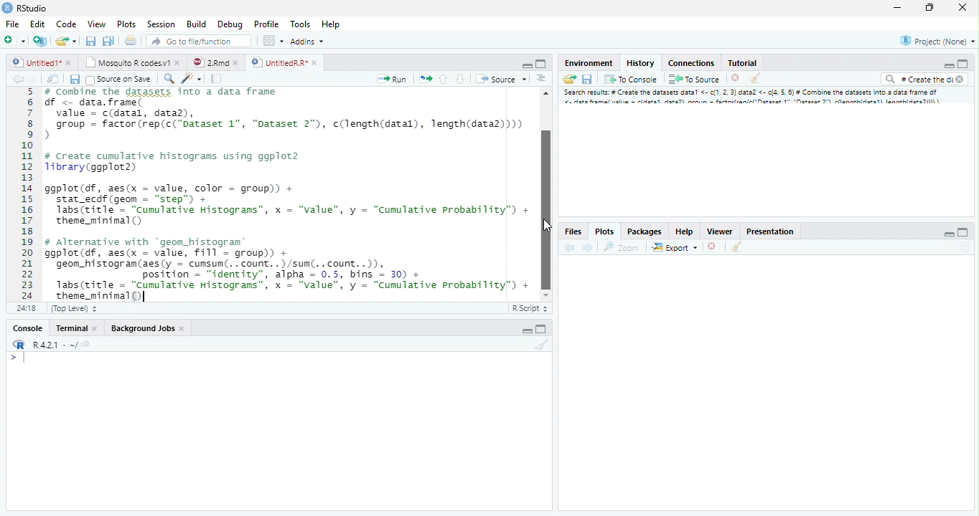 This screenshot has height=516, width=979. Describe the element at coordinates (29, 193) in the screenshot. I see `Numbers` at that location.